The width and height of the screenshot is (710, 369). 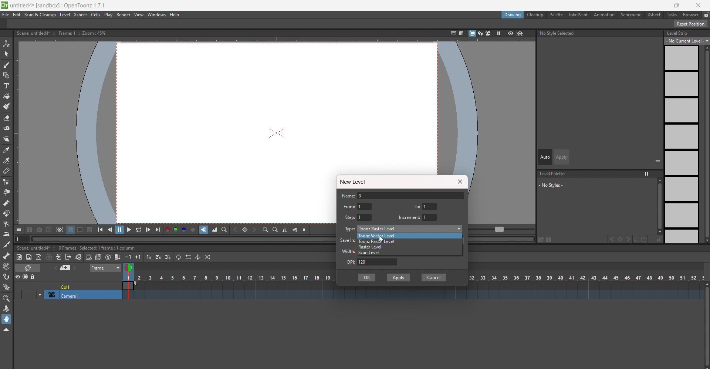 I want to click on RGB channel, so click(x=176, y=230).